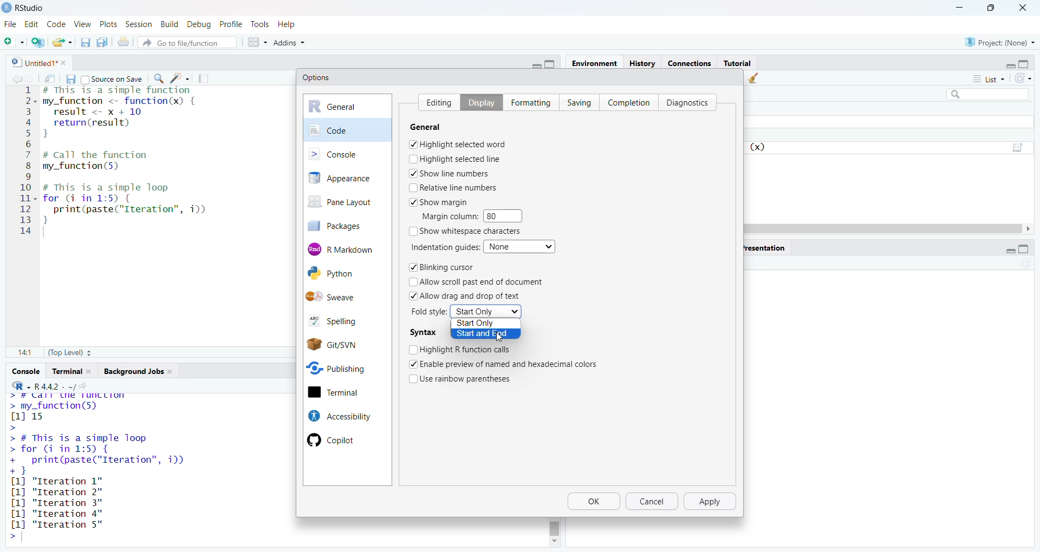 The width and height of the screenshot is (1040, 552). What do you see at coordinates (1005, 251) in the screenshot?
I see `minimize` at bounding box center [1005, 251].